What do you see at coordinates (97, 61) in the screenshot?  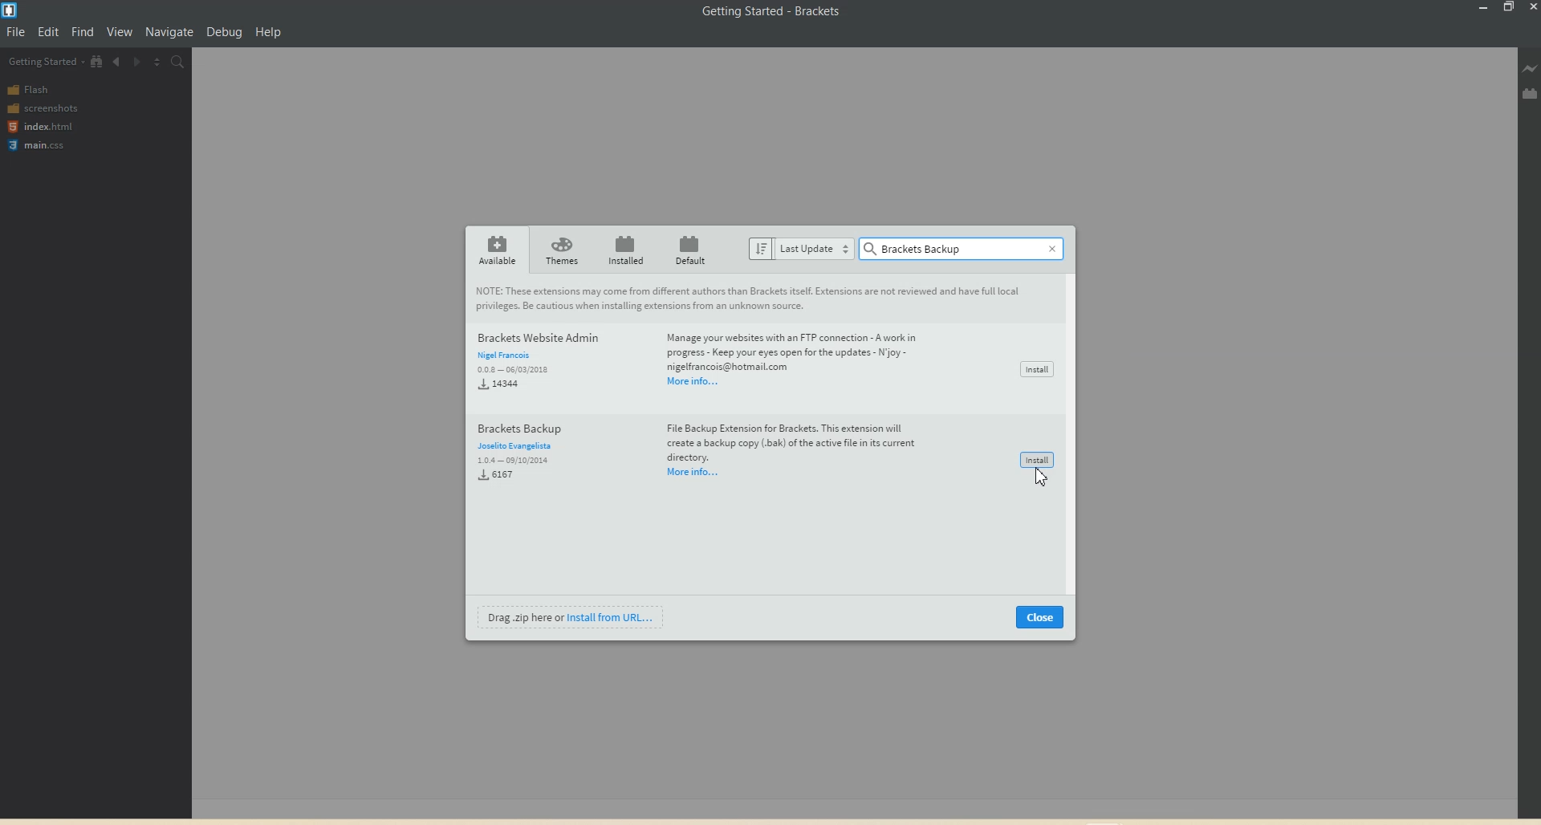 I see `View in file Tree` at bounding box center [97, 61].